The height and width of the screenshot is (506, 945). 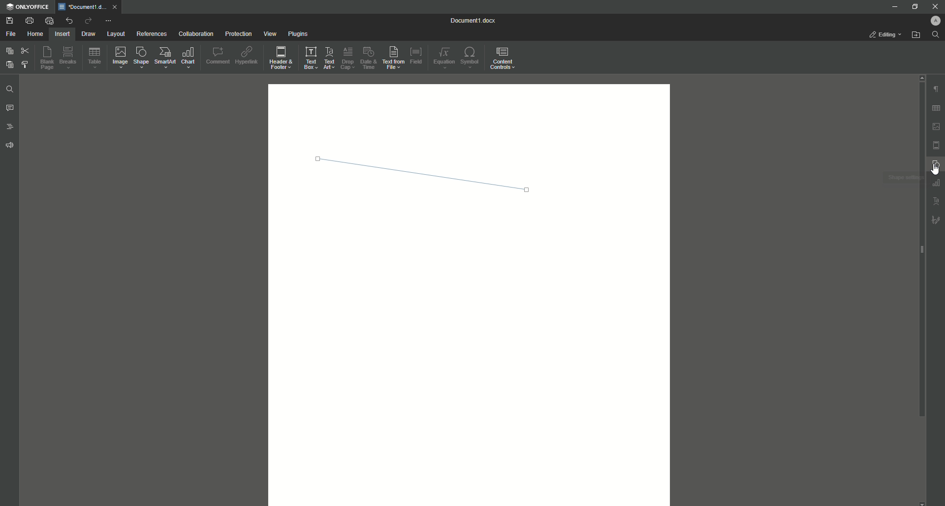 What do you see at coordinates (936, 6) in the screenshot?
I see `Close` at bounding box center [936, 6].